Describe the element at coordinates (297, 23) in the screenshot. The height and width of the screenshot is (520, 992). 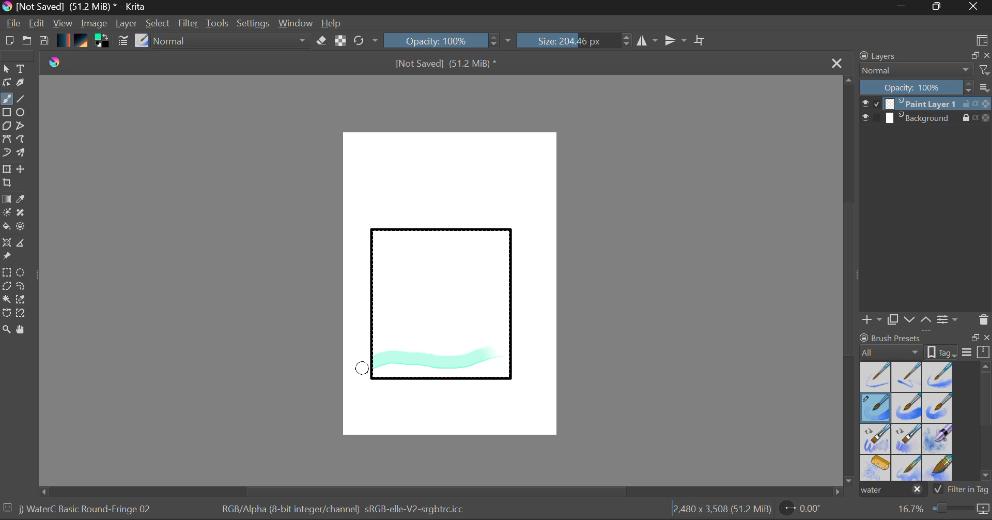
I see `Window` at that location.